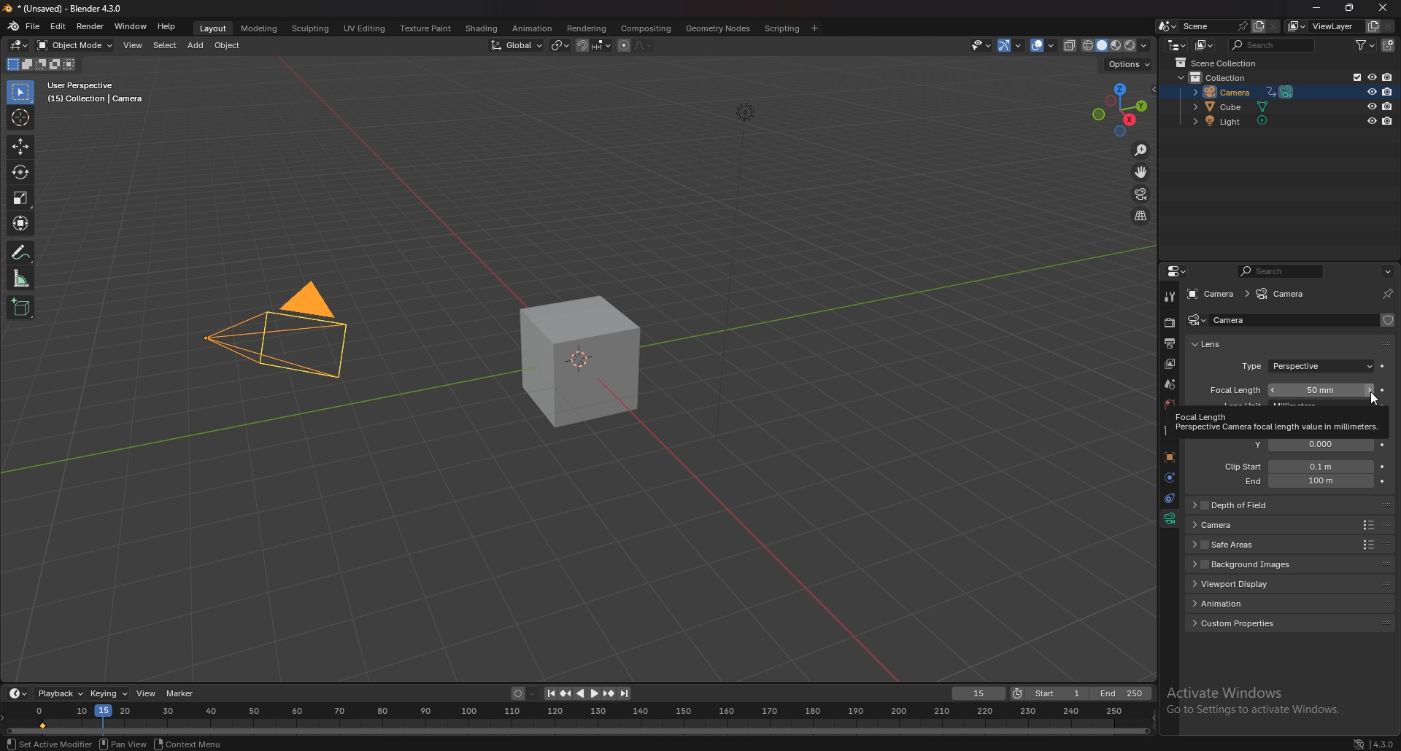 Image resolution: width=1401 pixels, height=751 pixels. Describe the element at coordinates (1203, 45) in the screenshot. I see `display mode` at that location.